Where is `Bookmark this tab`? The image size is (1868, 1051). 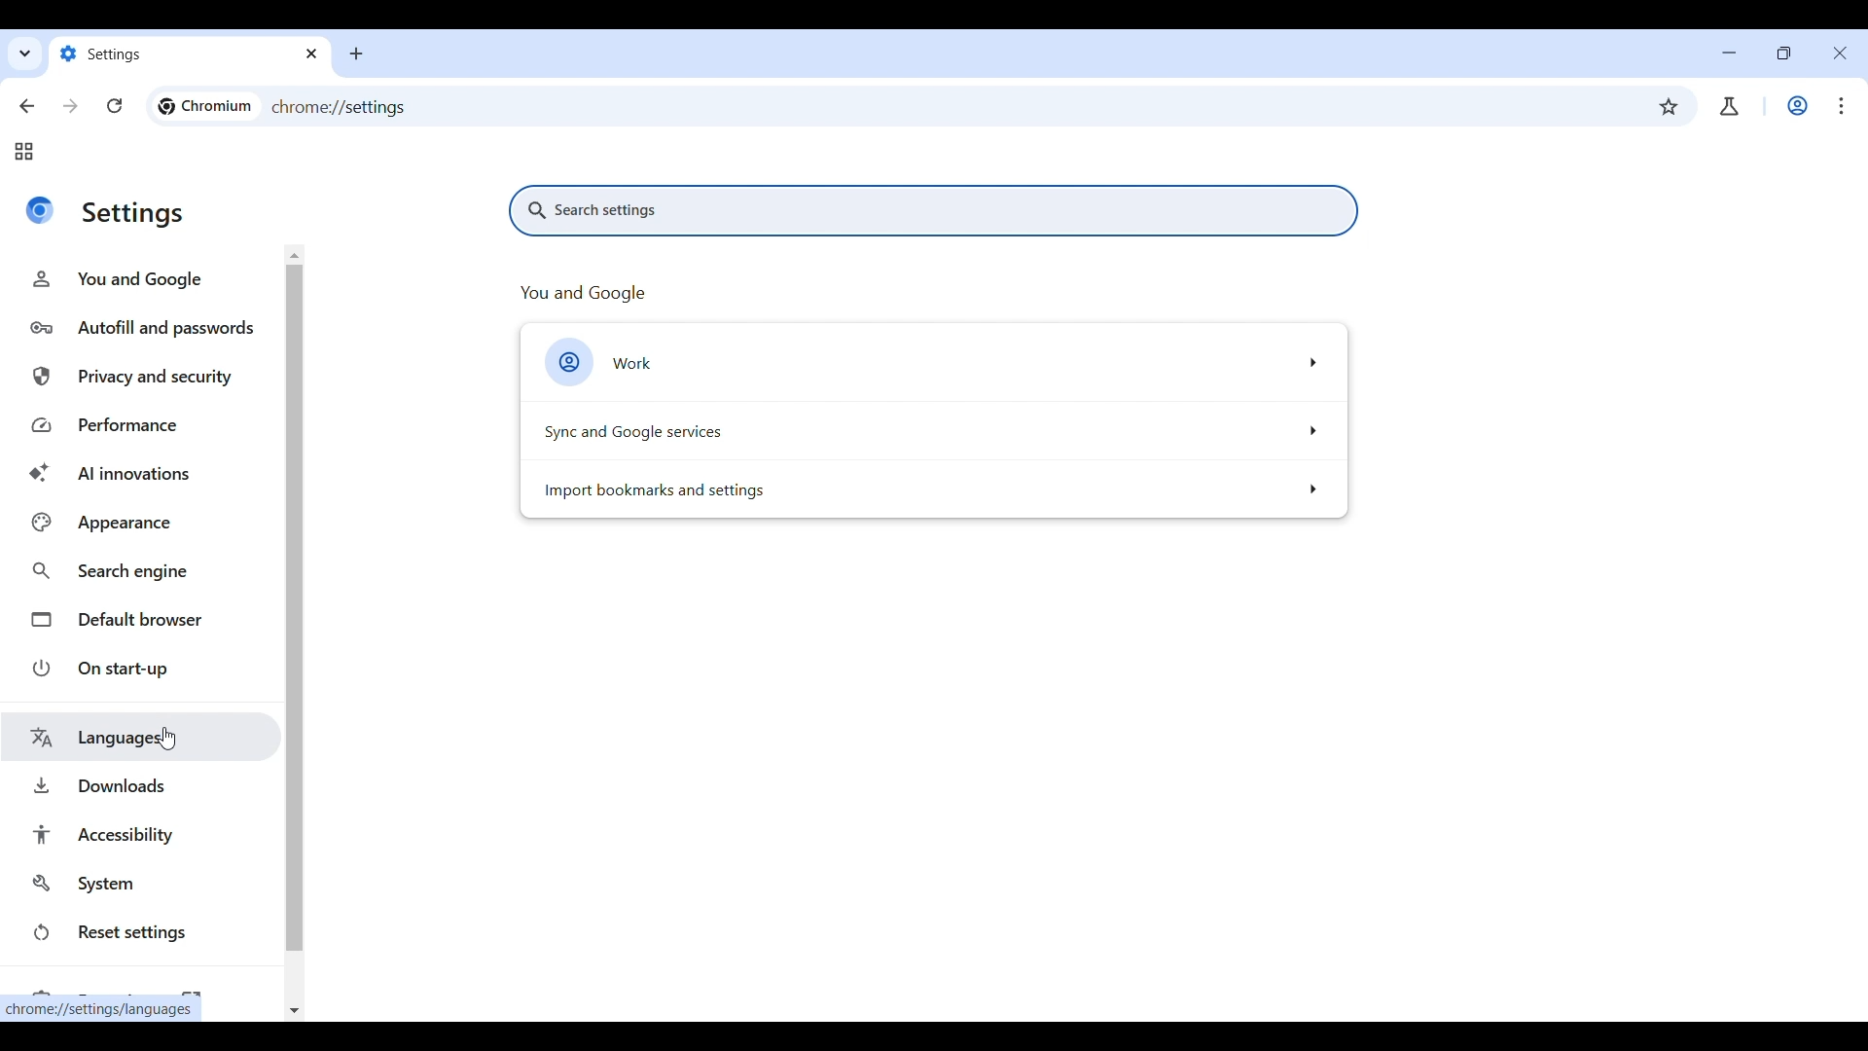 Bookmark this tab is located at coordinates (1670, 107).